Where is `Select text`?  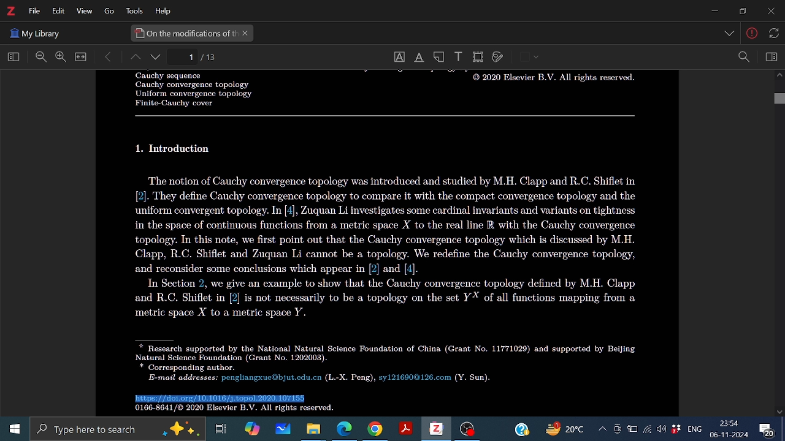 Select text is located at coordinates (399, 57).